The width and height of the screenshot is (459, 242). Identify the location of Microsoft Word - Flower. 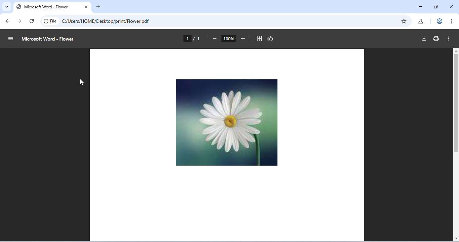
(46, 7).